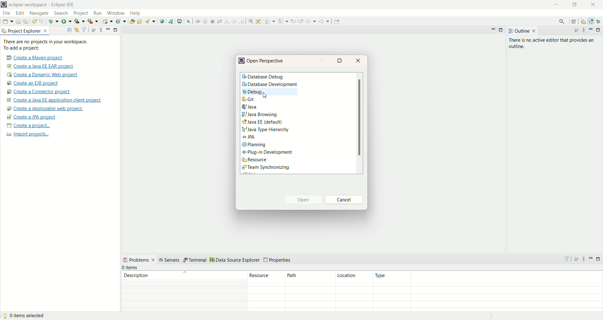 This screenshot has width=603, height=320. What do you see at coordinates (67, 22) in the screenshot?
I see `run` at bounding box center [67, 22].